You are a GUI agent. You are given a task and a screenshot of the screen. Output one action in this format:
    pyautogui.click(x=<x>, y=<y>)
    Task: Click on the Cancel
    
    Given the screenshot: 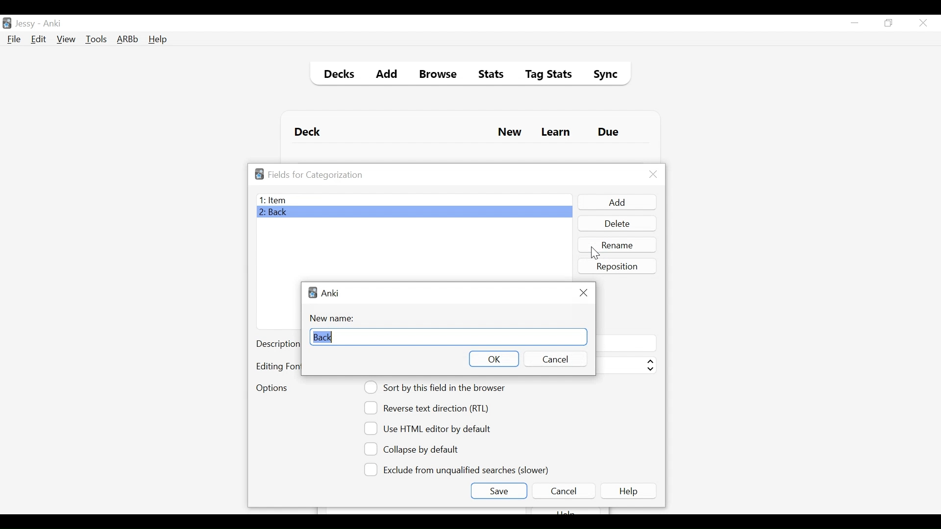 What is the action you would take?
    pyautogui.click(x=563, y=491)
    